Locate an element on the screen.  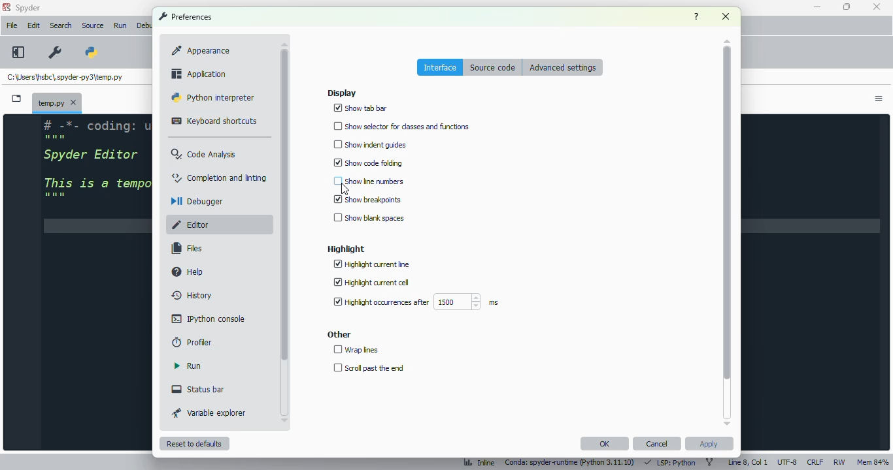
RW is located at coordinates (840, 463).